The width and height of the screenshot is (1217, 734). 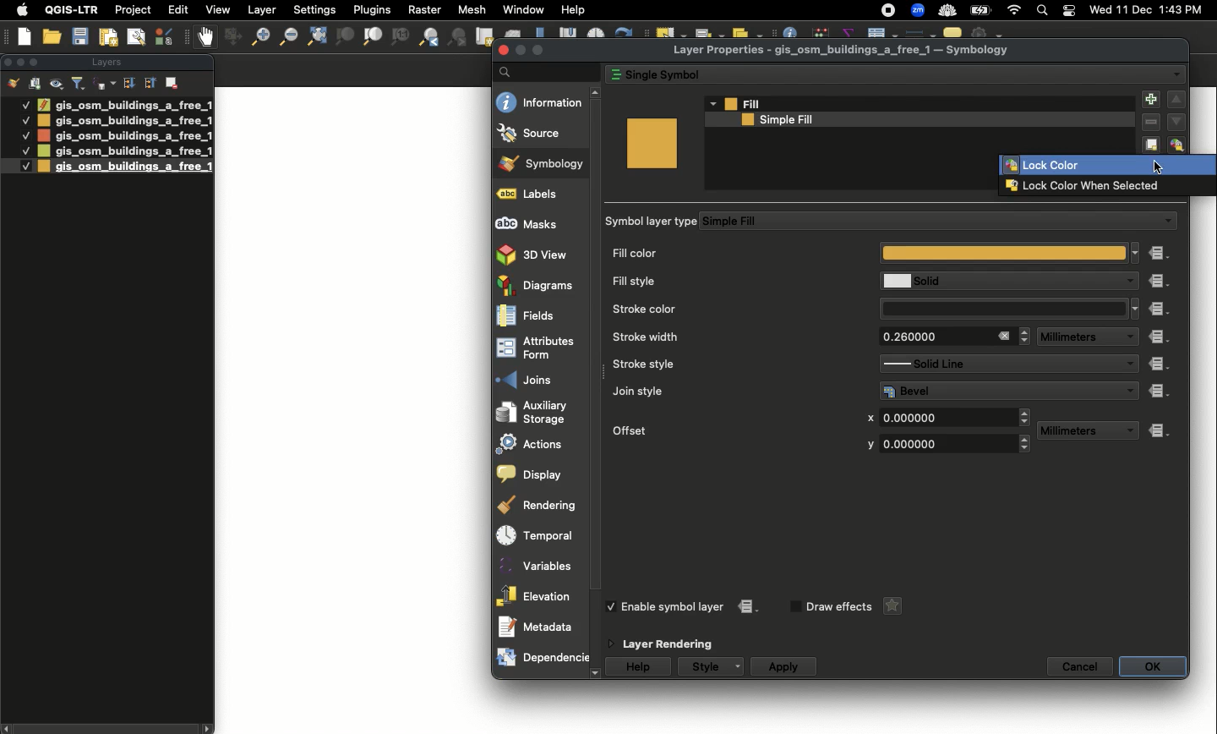 What do you see at coordinates (124, 104) in the screenshot?
I see `gis_osm_buildings_a_free_1` at bounding box center [124, 104].